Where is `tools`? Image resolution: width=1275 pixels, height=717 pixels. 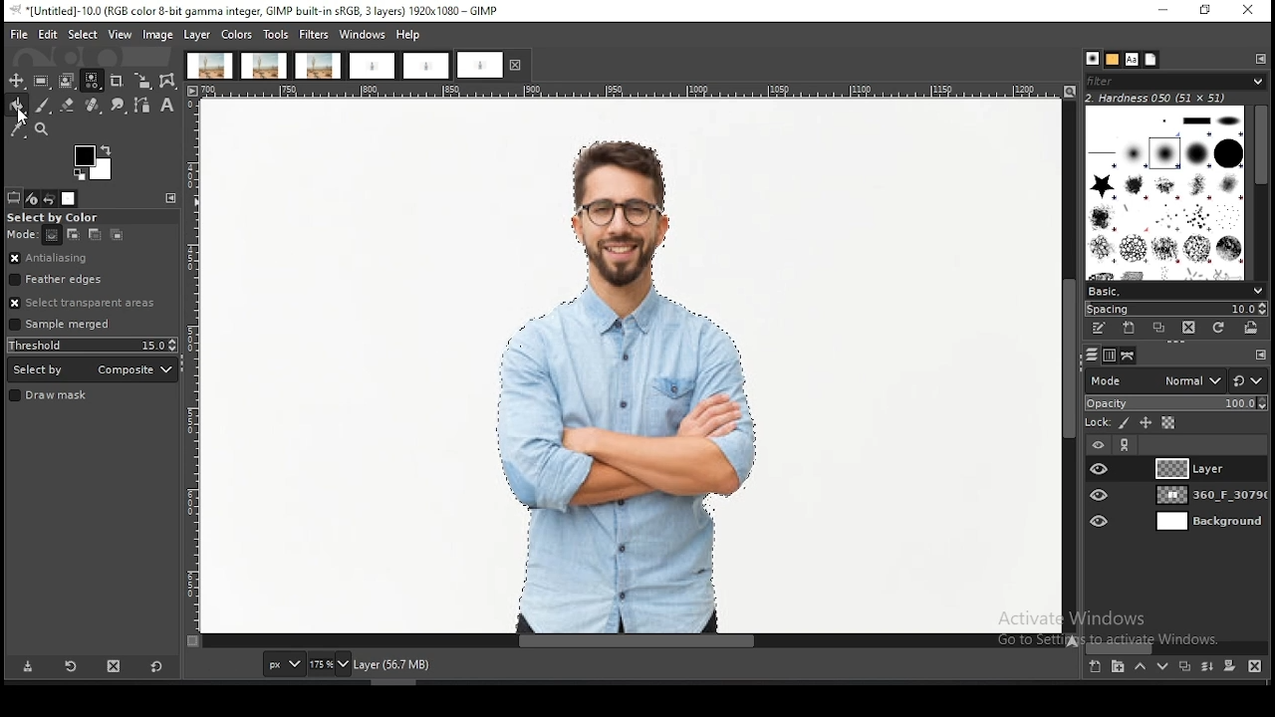 tools is located at coordinates (276, 36).